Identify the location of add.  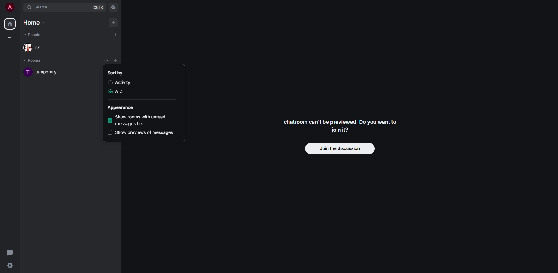
(113, 22).